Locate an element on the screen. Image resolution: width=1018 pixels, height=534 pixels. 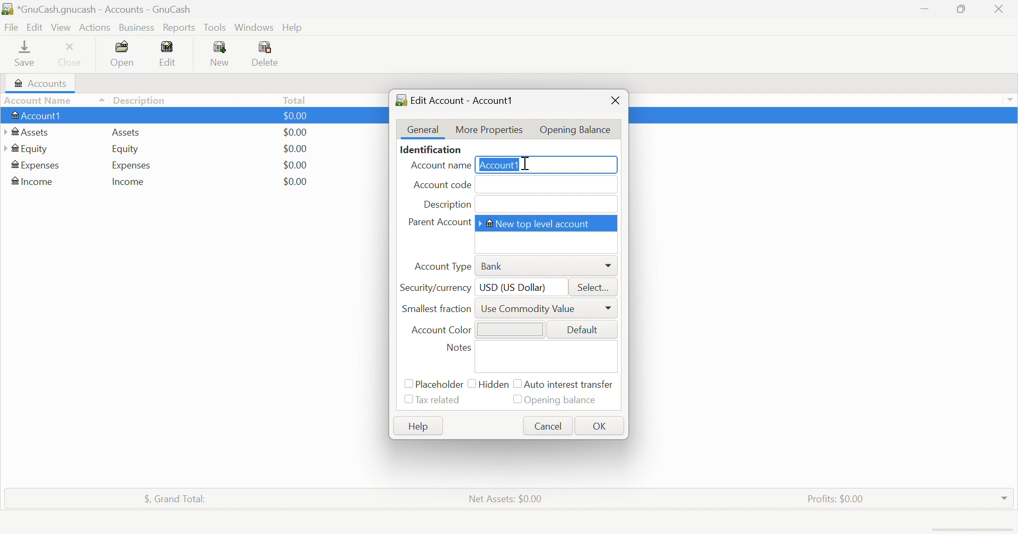
New is located at coordinates (221, 54).